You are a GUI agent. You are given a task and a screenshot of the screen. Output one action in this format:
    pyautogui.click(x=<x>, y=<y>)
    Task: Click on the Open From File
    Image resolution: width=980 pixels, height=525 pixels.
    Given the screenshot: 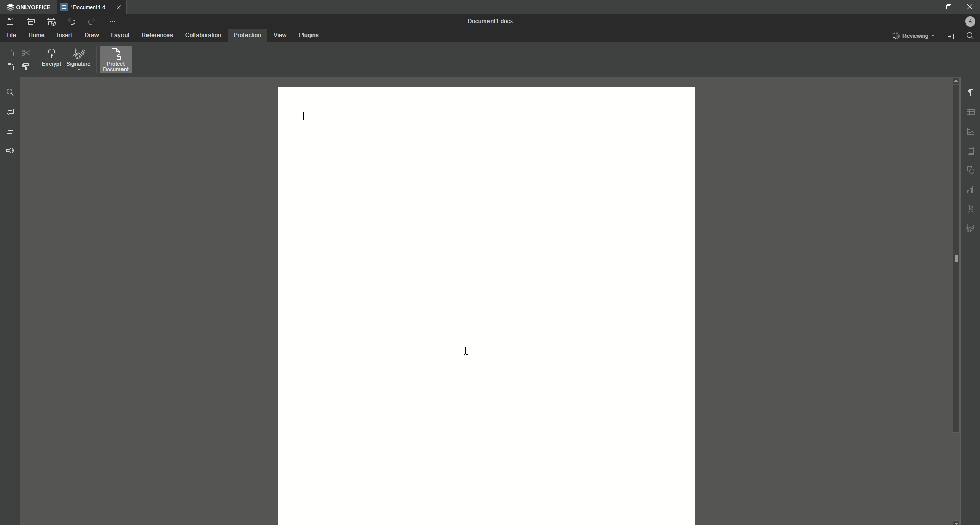 What is the action you would take?
    pyautogui.click(x=949, y=36)
    